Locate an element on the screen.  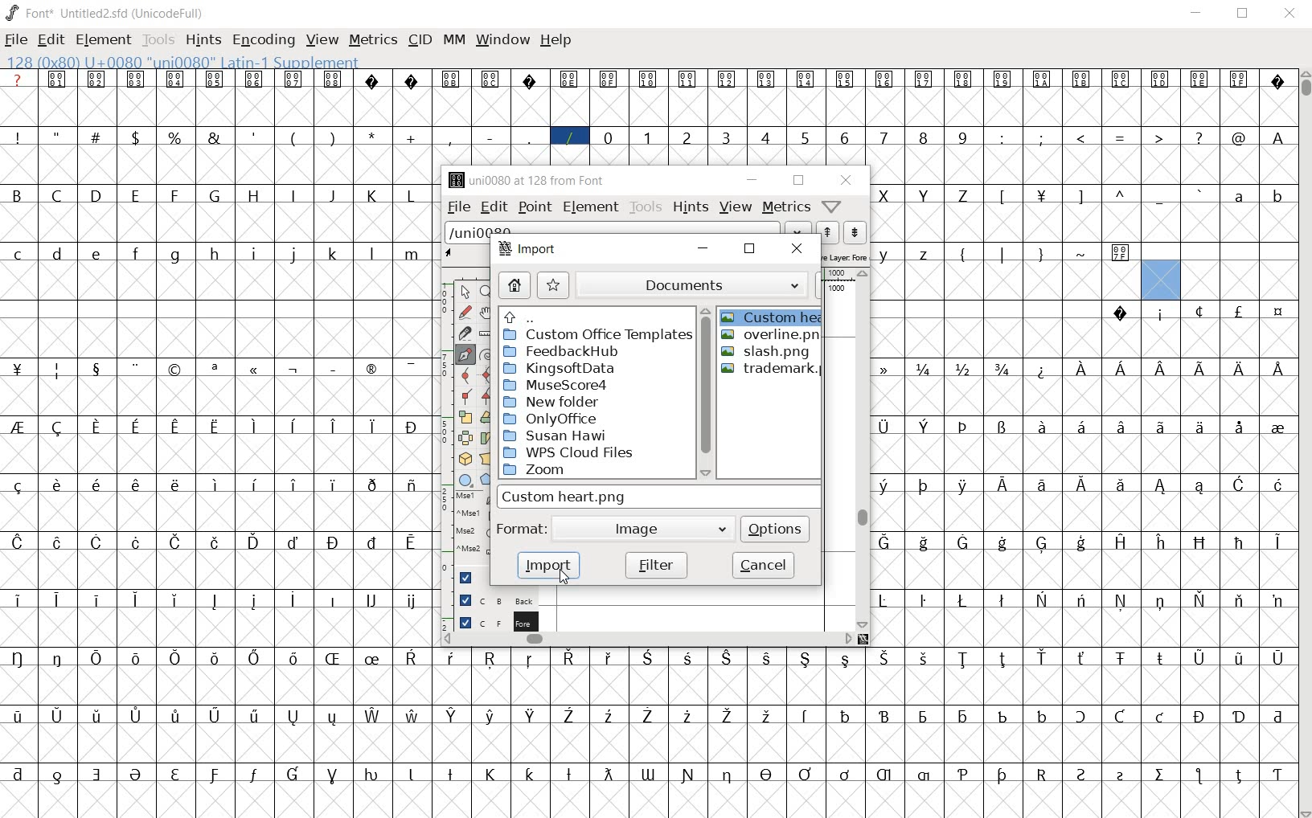
glyph is located at coordinates (884, 369).